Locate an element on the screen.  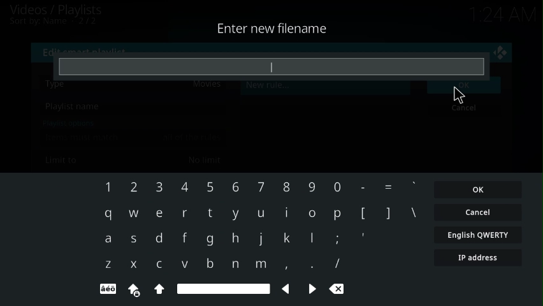
x is located at coordinates (133, 263).